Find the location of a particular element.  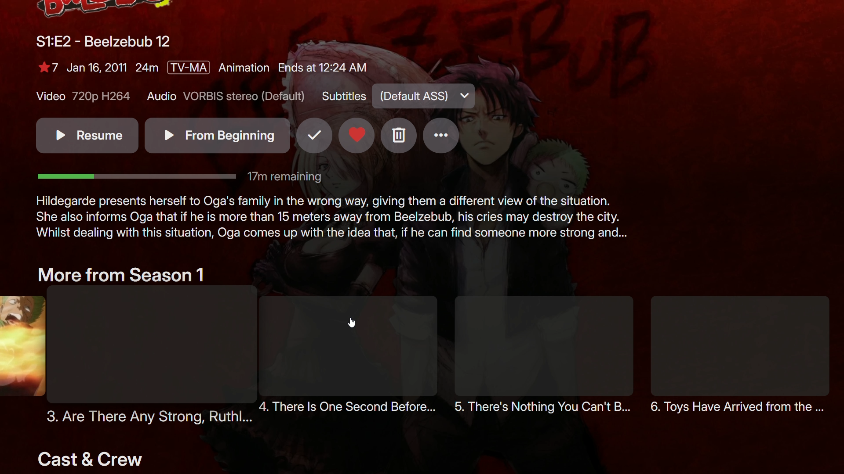

cursor is located at coordinates (349, 320).